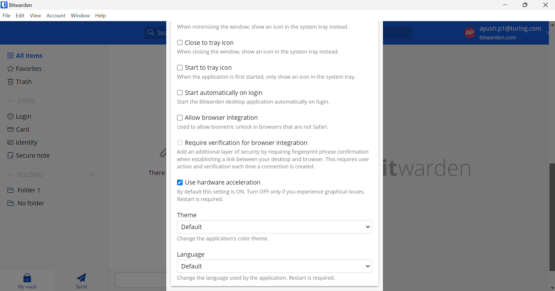 This screenshot has width=555, height=291. I want to click on There are no items to list., so click(155, 173).